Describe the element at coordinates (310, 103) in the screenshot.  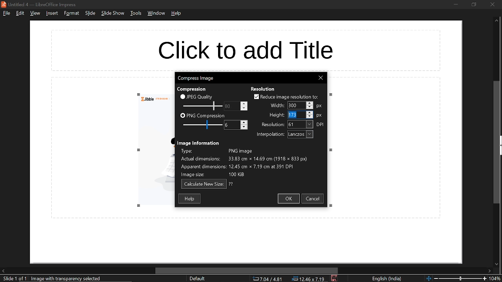
I see `Increase ` at that location.